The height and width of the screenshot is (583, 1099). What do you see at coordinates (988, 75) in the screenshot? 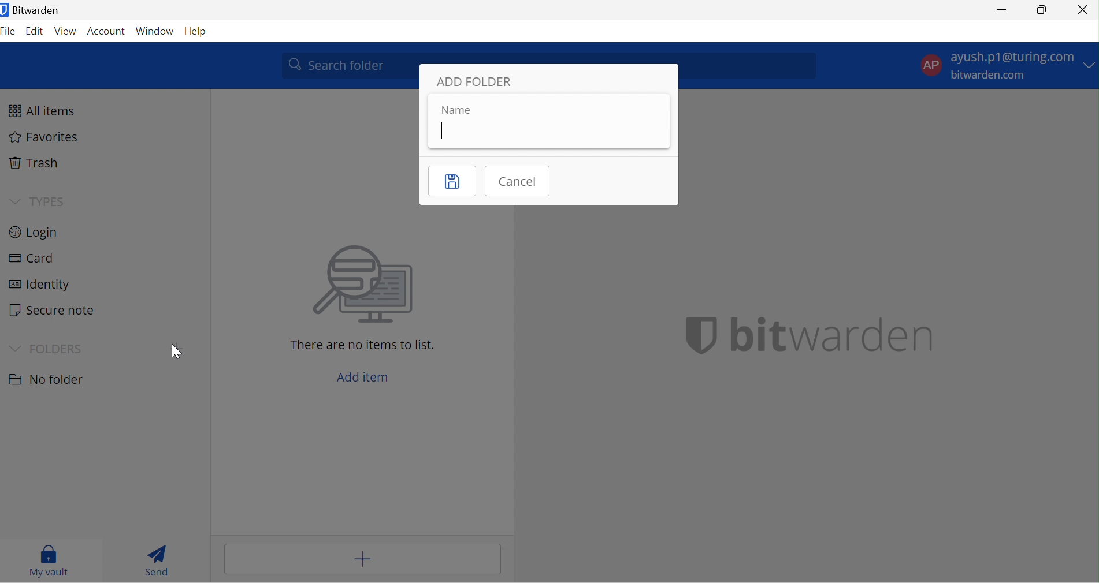
I see `bitwarden.com` at bounding box center [988, 75].